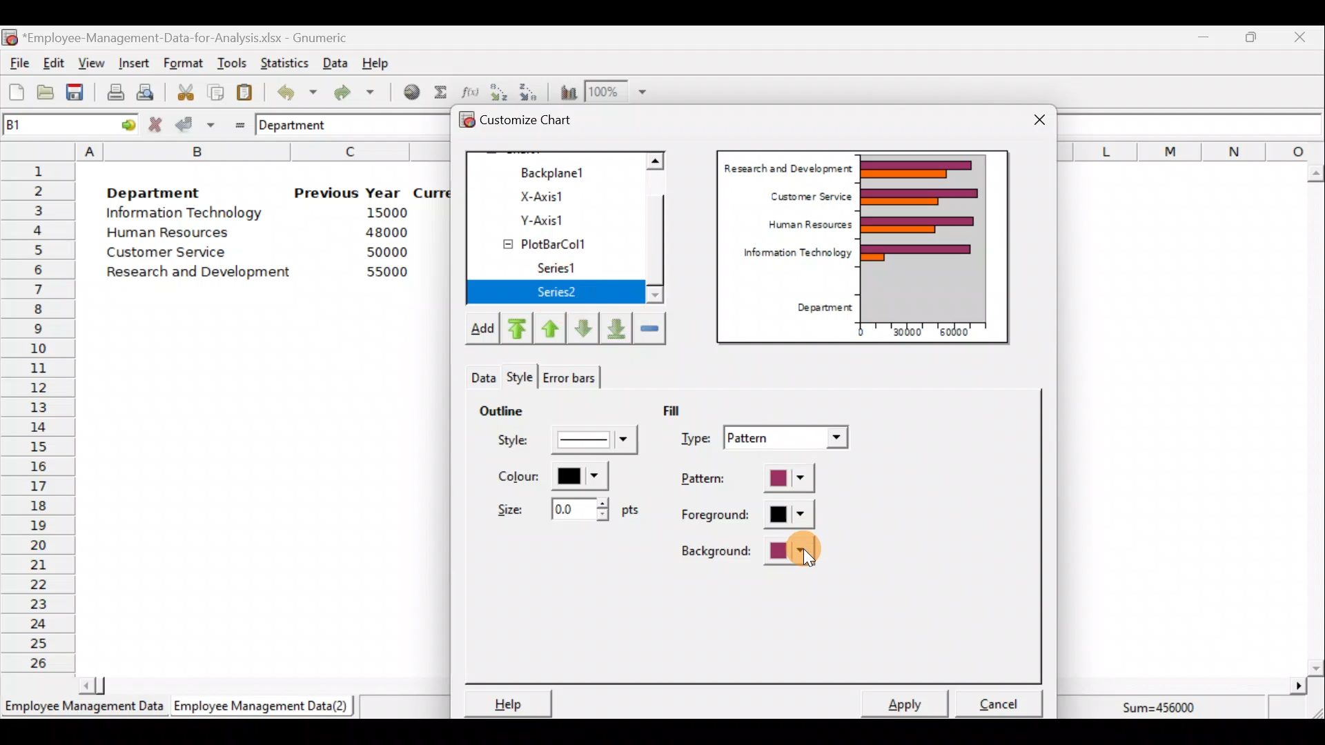  Describe the element at coordinates (791, 256) in the screenshot. I see `Information Technology` at that location.